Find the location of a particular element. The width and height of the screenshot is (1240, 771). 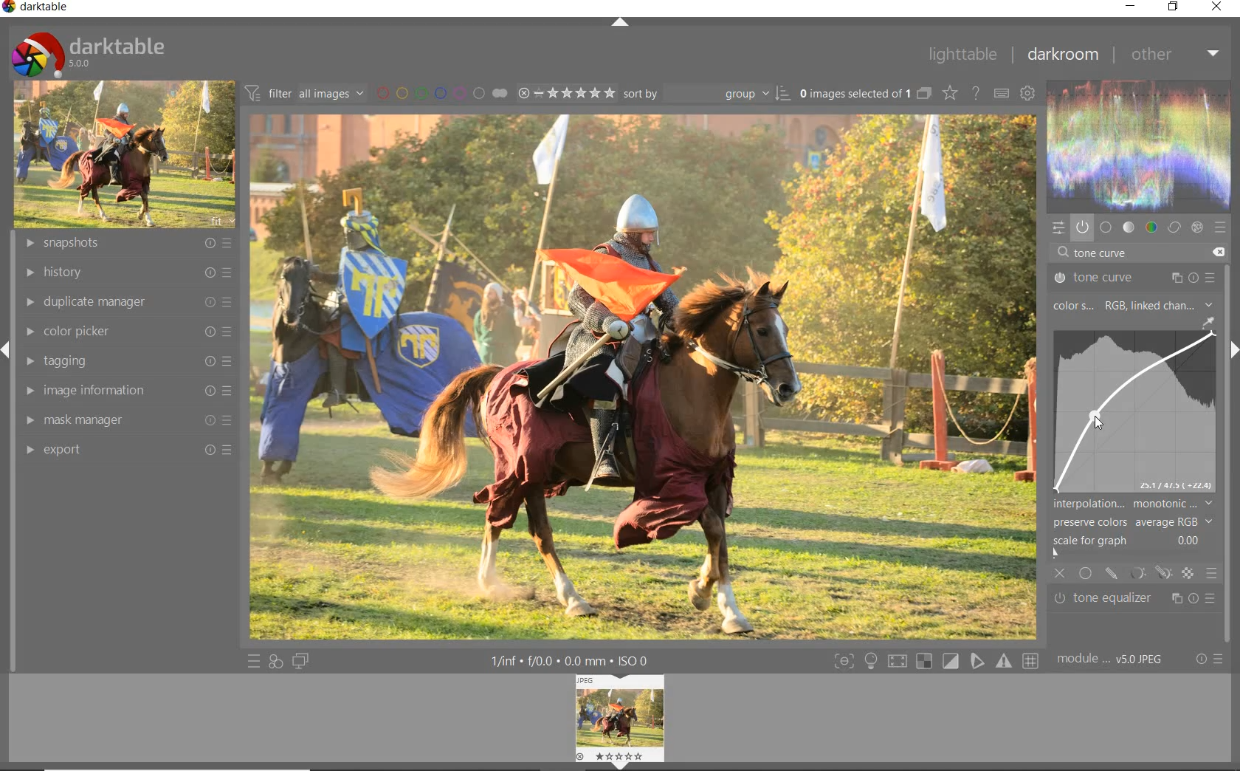

blending options is located at coordinates (1210, 572).